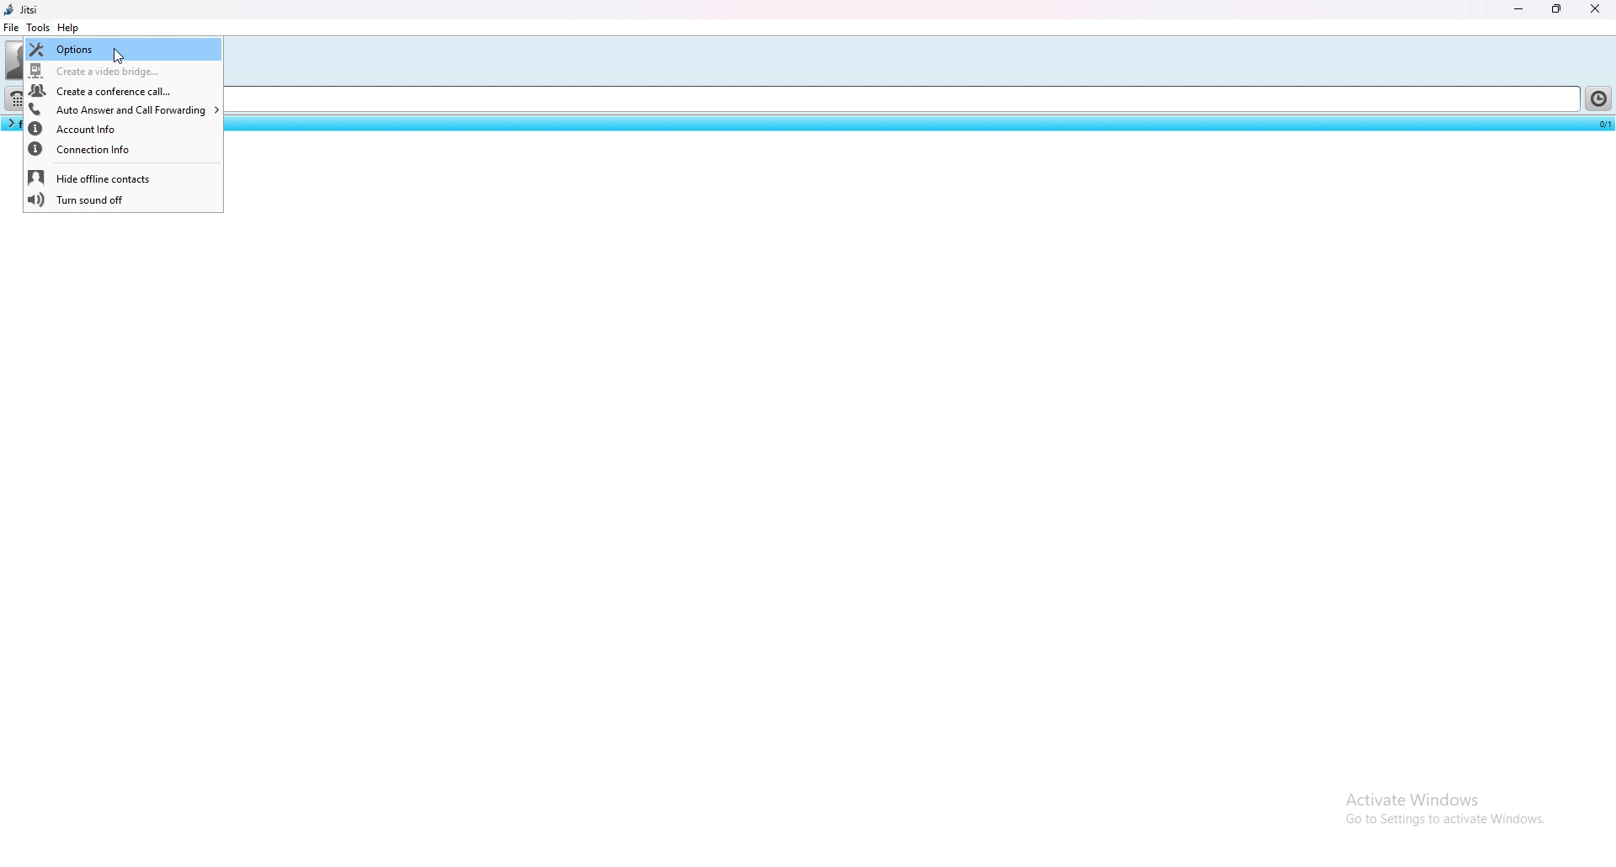 The height and width of the screenshot is (867, 1616). I want to click on account info, so click(122, 130).